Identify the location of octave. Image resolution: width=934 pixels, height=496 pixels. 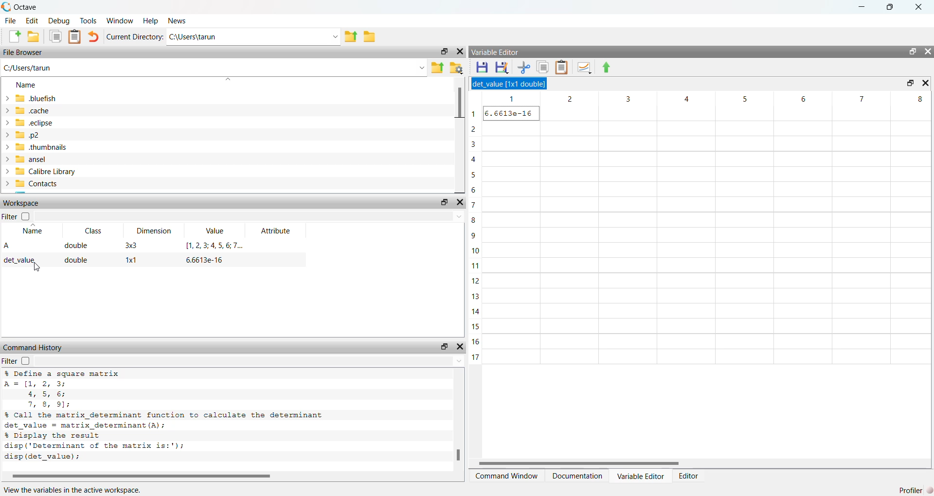
(19, 7).